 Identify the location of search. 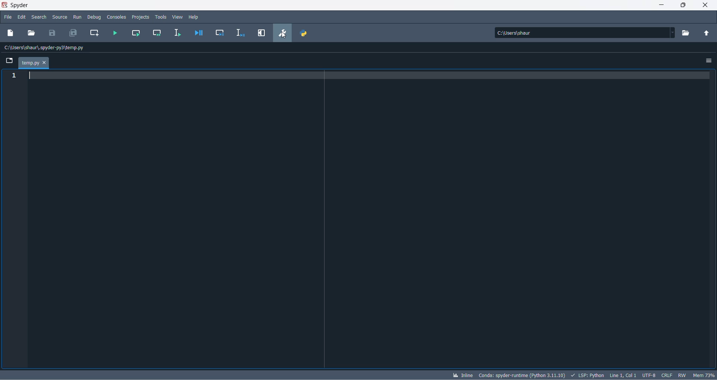
(39, 16).